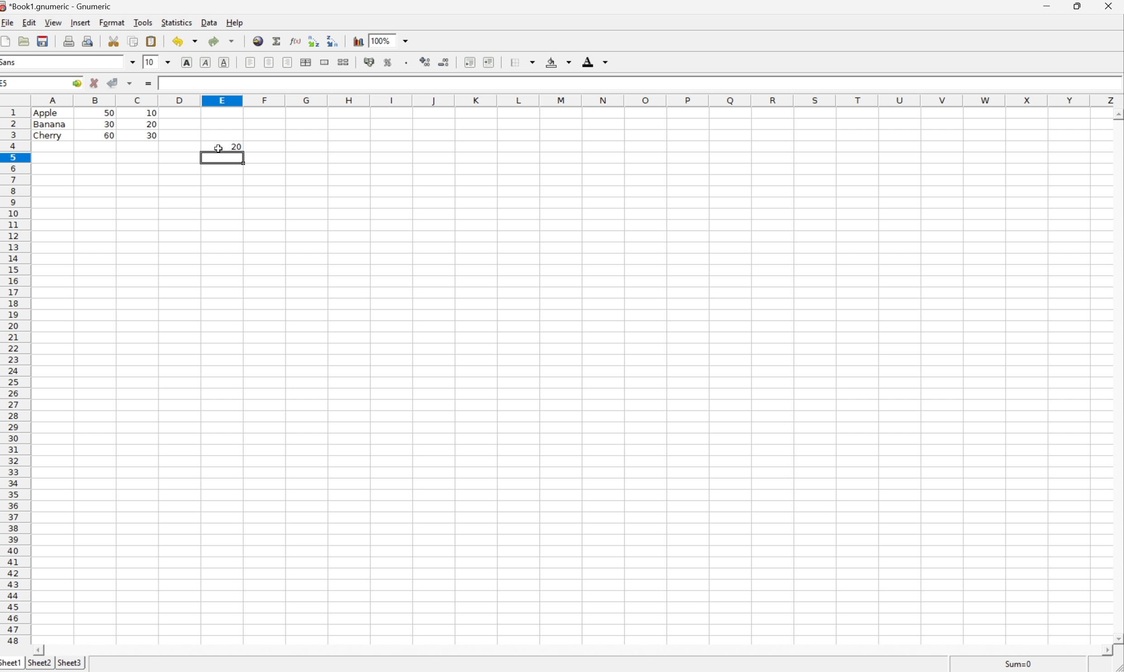  I want to click on insert, so click(82, 22).